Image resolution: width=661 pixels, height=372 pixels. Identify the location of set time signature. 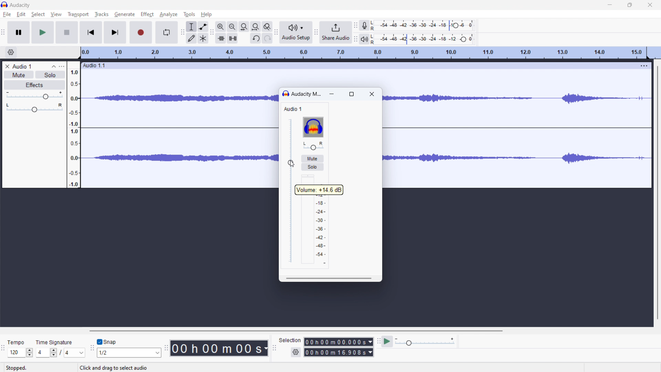
(60, 352).